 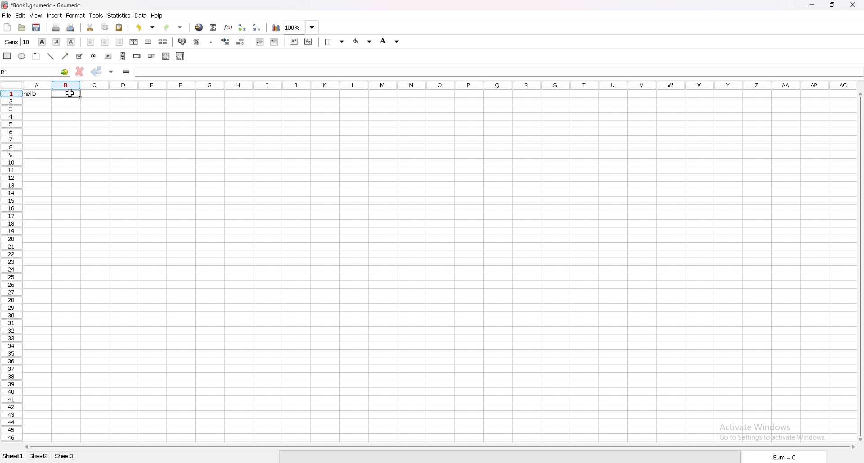 What do you see at coordinates (157, 15) in the screenshot?
I see `help` at bounding box center [157, 15].